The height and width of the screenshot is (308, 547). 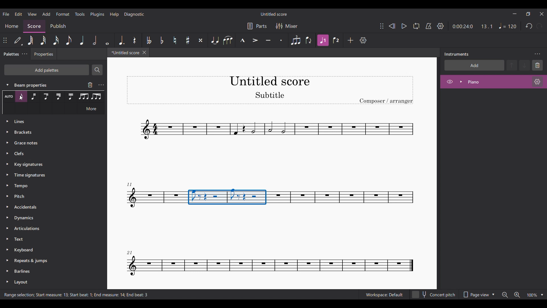 I want to click on Search palette, so click(x=97, y=70).